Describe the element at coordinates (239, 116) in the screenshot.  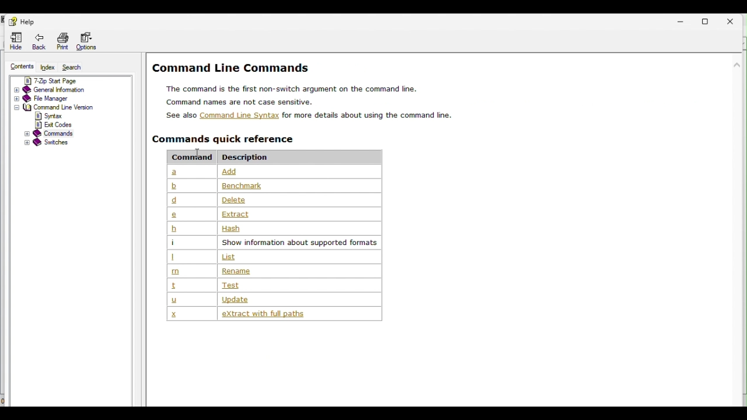
I see `hyperlink` at that location.